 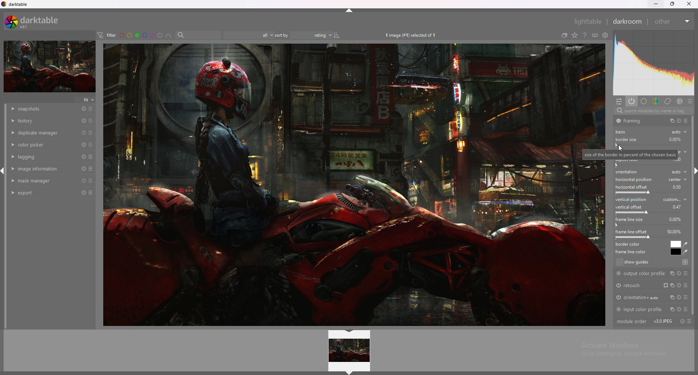 I want to click on darktable, so click(x=35, y=21).